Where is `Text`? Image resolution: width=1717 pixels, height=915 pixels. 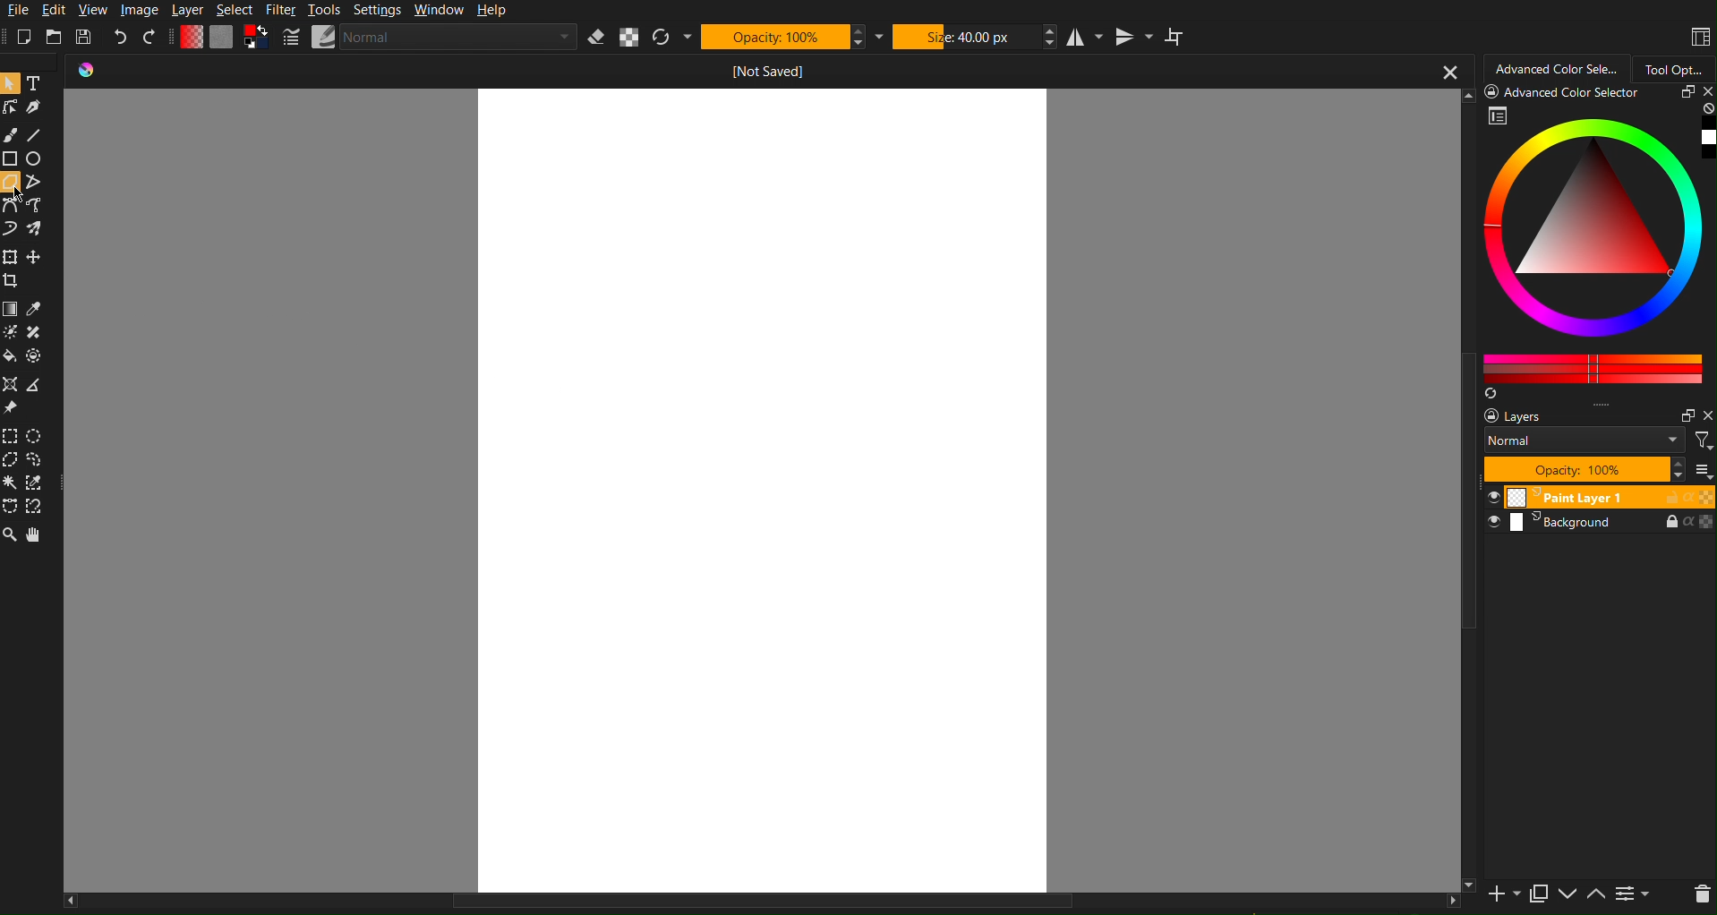 Text is located at coordinates (40, 84).